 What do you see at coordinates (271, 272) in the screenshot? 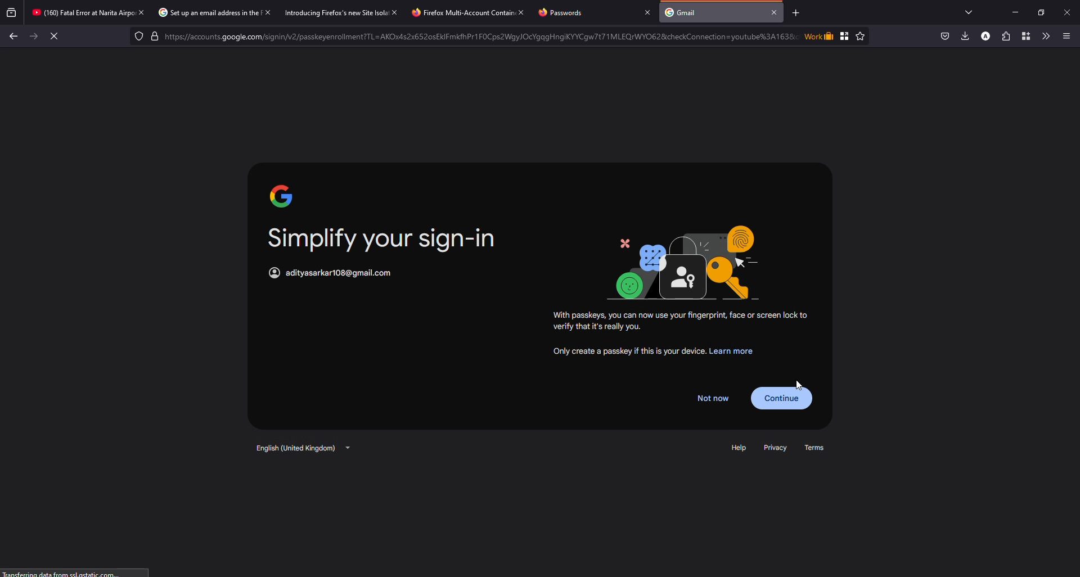
I see `icon` at bounding box center [271, 272].